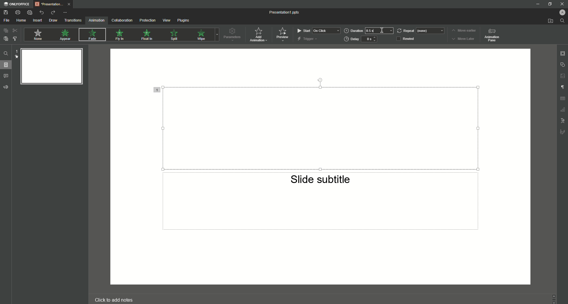 The image size is (568, 304). Describe the element at coordinates (550, 21) in the screenshot. I see `Open From File` at that location.